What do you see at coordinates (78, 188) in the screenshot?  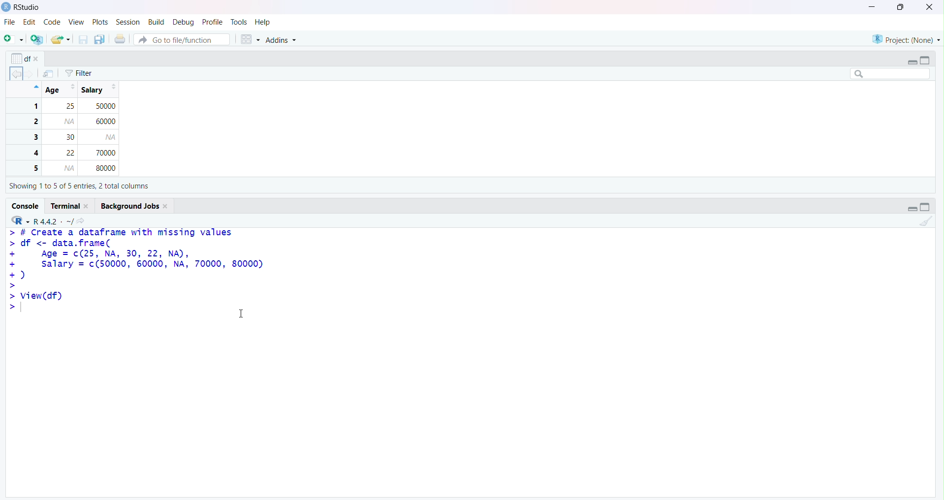 I see `Showing 110 5 of 5 entries, 2 total columns` at bounding box center [78, 188].